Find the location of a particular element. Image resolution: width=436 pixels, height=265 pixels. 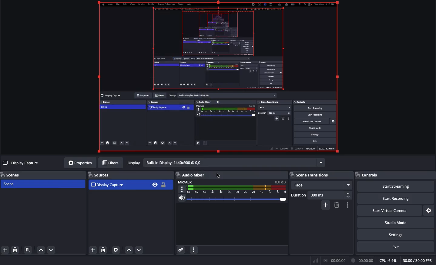

Scene transitions is located at coordinates (310, 176).